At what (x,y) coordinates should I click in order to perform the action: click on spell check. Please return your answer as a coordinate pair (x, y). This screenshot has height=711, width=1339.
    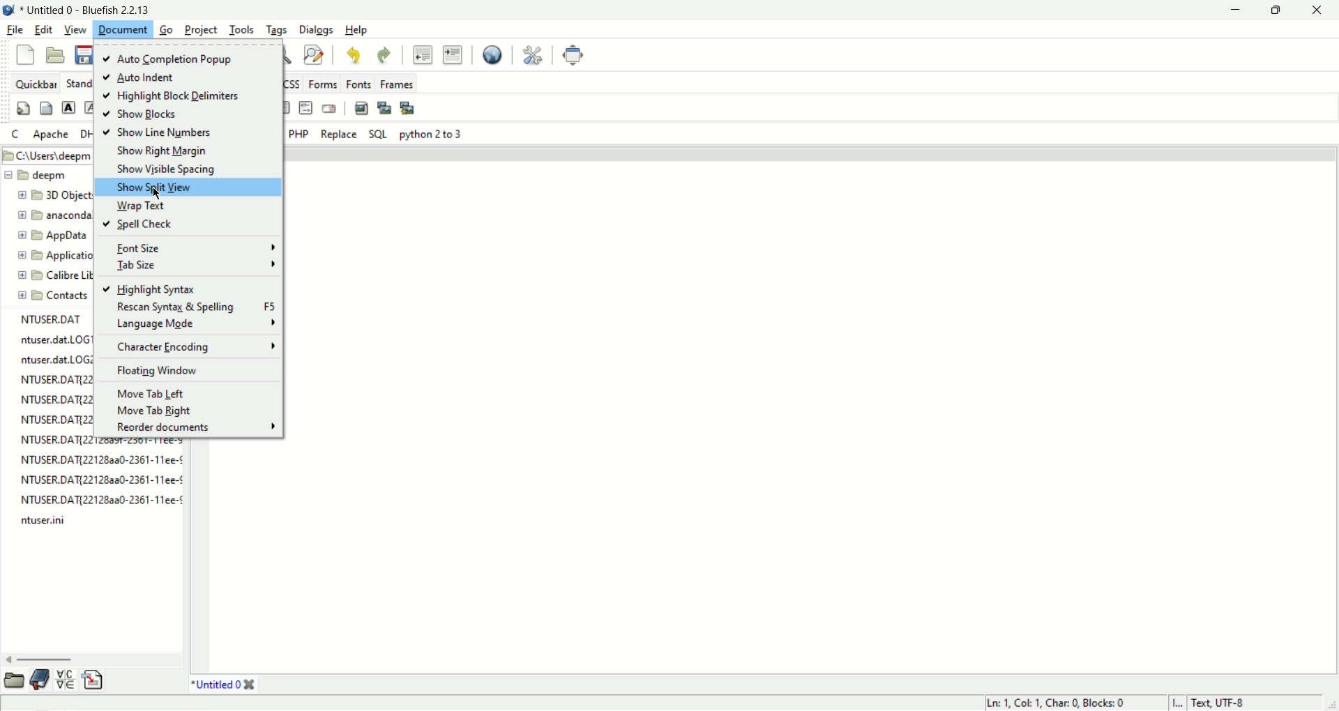
    Looking at the image, I should click on (145, 224).